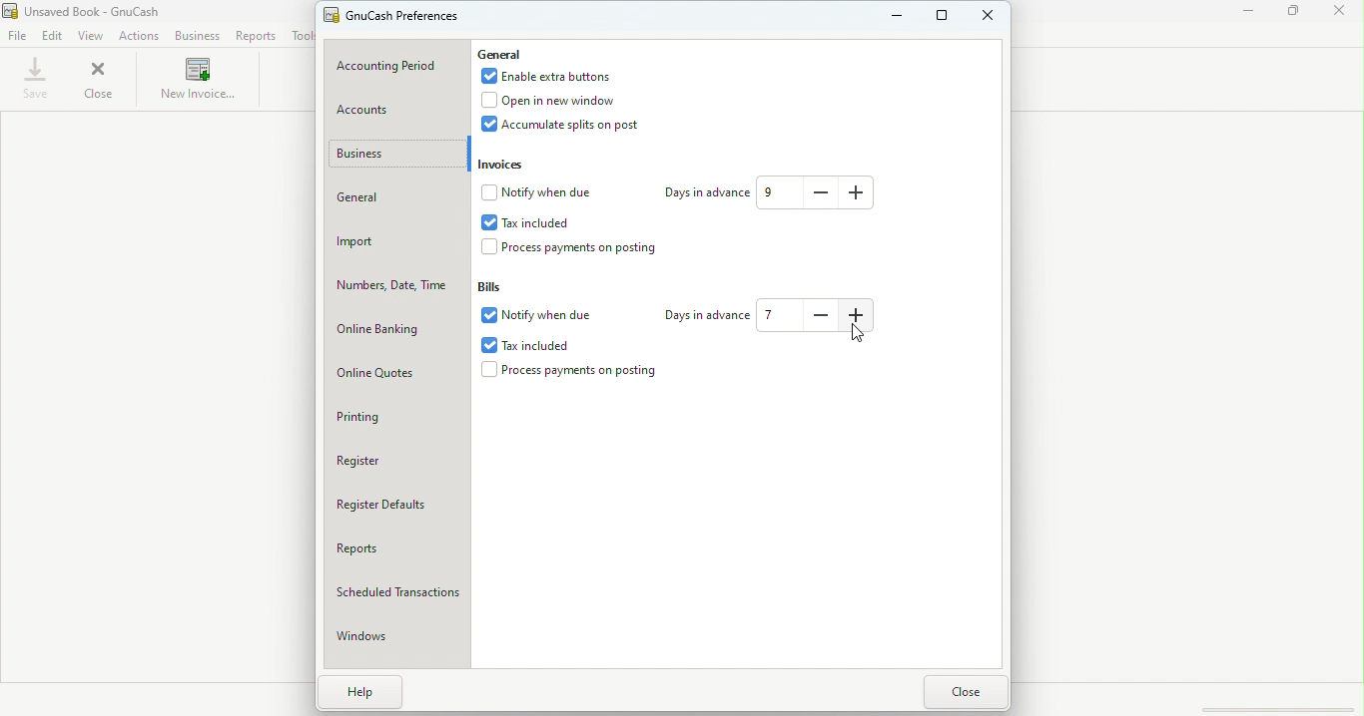 Image resolution: width=1364 pixels, height=716 pixels. I want to click on Save, so click(36, 79).